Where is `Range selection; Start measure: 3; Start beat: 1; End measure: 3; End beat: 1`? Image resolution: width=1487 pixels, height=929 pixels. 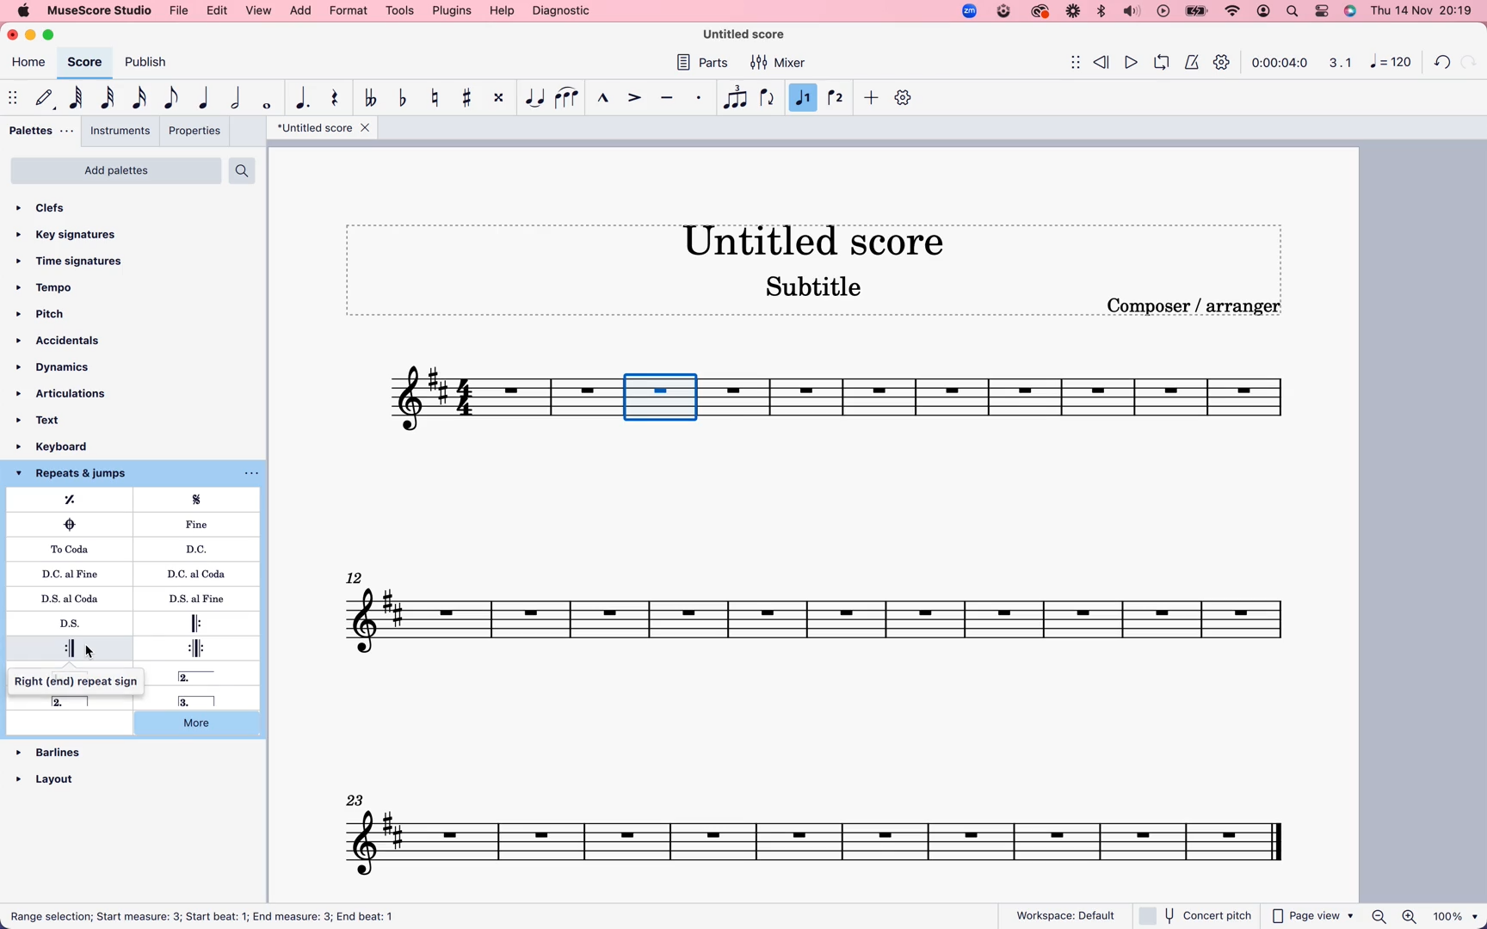
Range selection; Start measure: 3; Start beat: 1; End measure: 3; End beat: 1 is located at coordinates (214, 914).